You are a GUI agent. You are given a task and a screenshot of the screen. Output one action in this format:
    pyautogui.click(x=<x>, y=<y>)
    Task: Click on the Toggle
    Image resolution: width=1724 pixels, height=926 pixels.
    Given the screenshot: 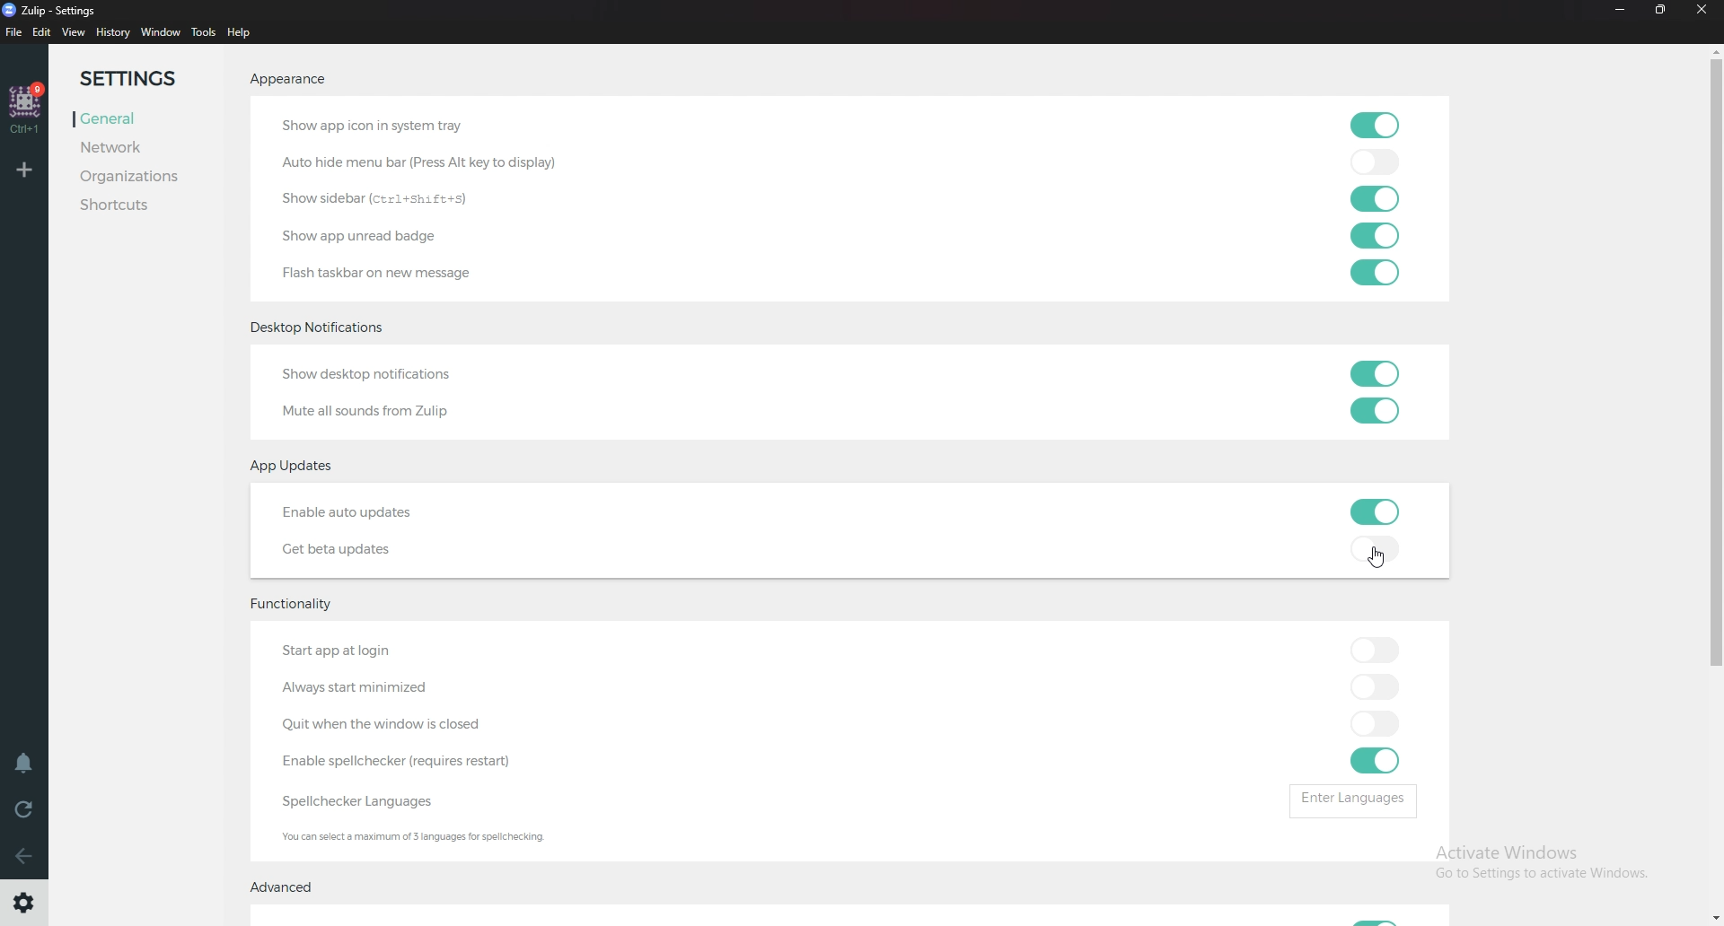 What is the action you would take?
    pyautogui.click(x=1373, y=914)
    